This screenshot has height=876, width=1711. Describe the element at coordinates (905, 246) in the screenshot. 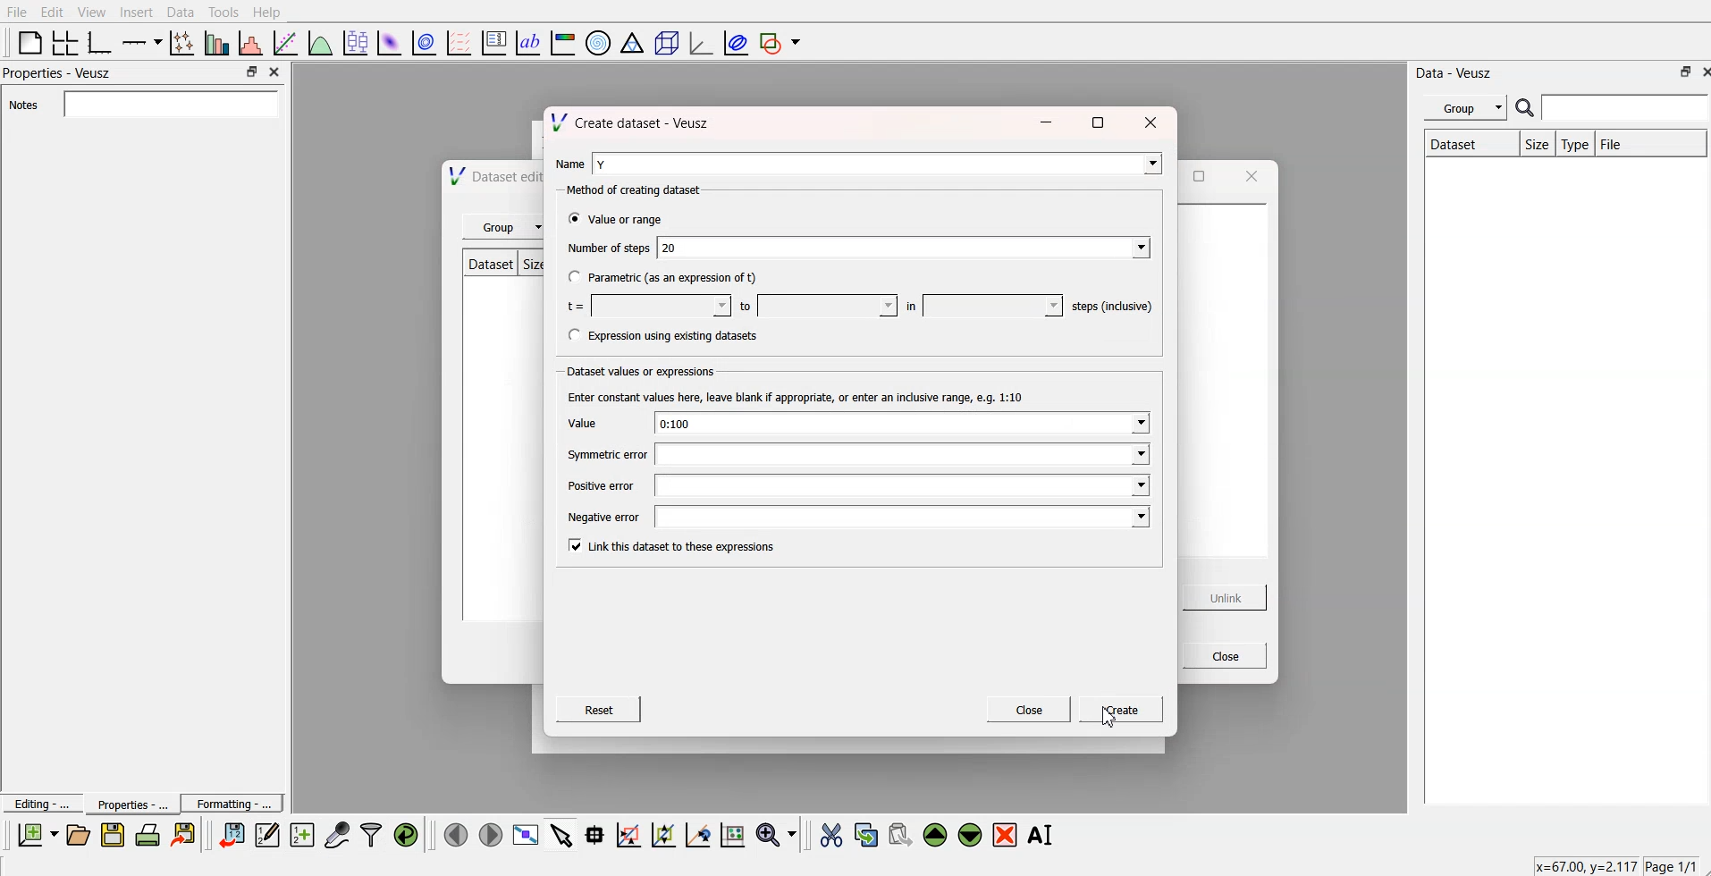

I see `20` at that location.